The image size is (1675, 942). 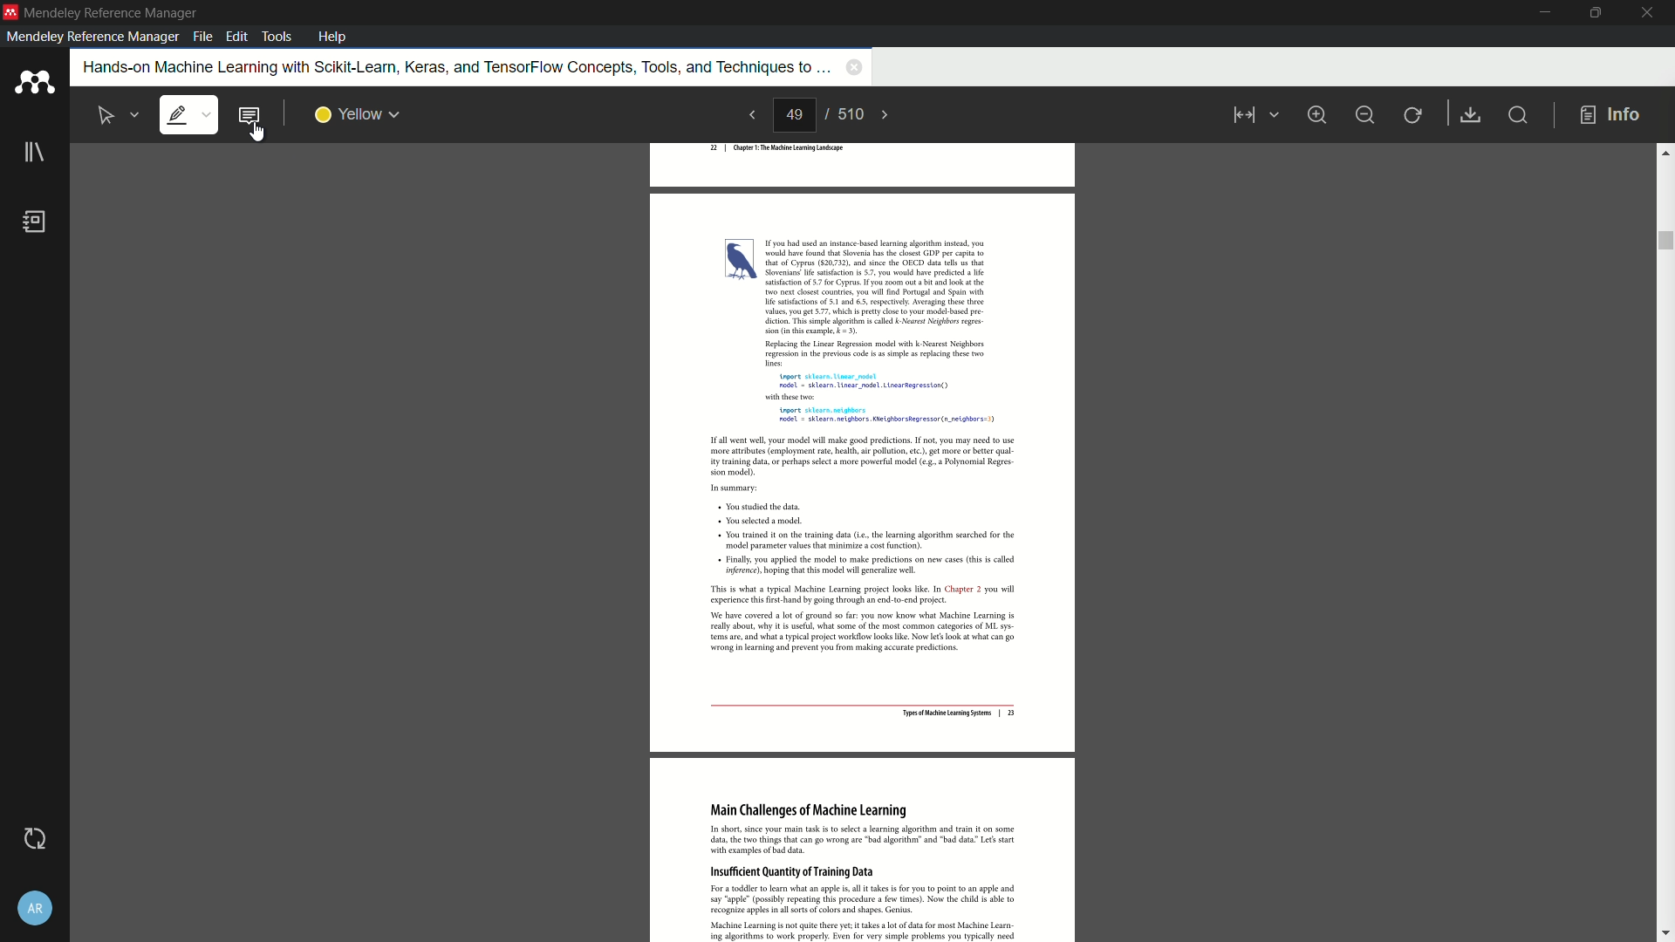 What do you see at coordinates (33, 908) in the screenshot?
I see `account and help` at bounding box center [33, 908].